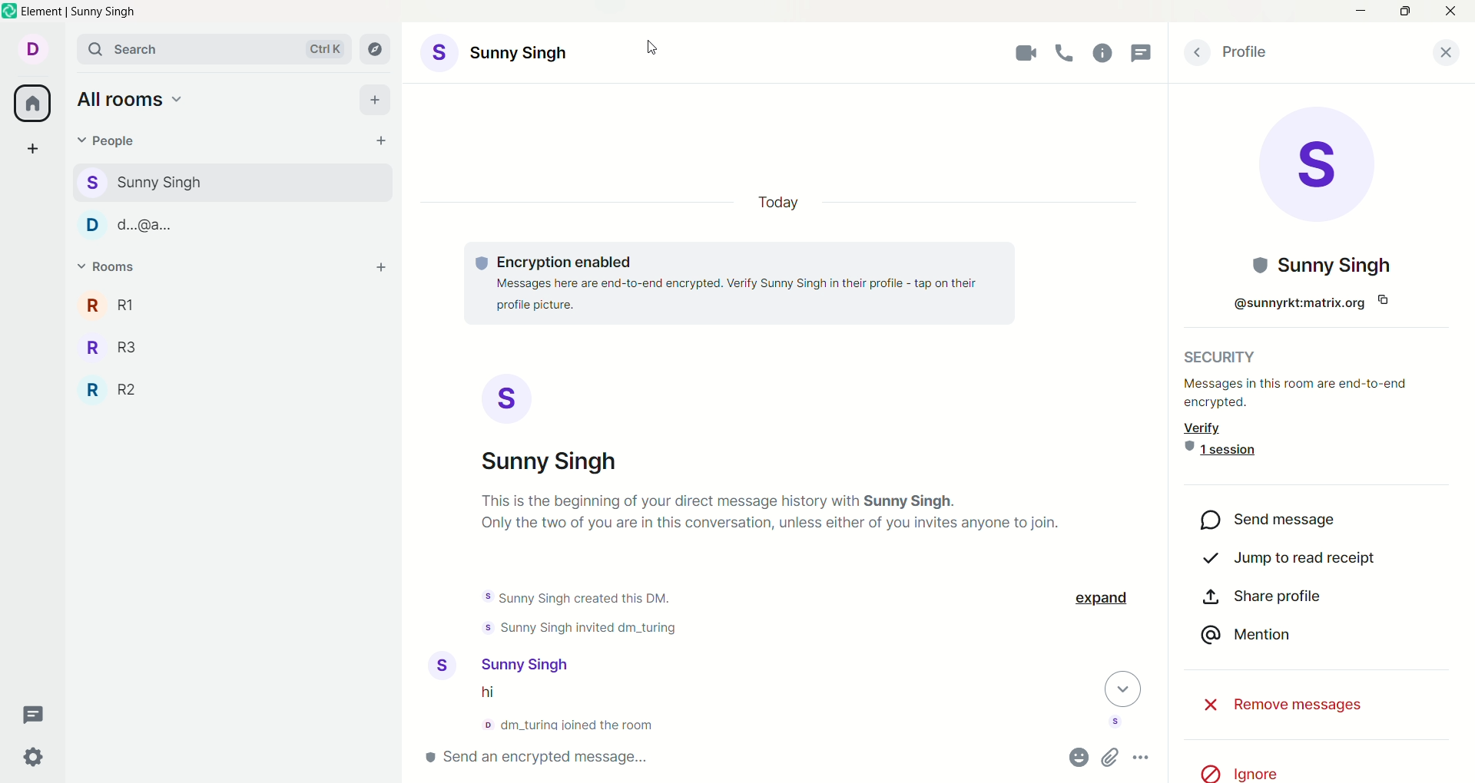  What do you see at coordinates (128, 96) in the screenshot?
I see `all rooms` at bounding box center [128, 96].